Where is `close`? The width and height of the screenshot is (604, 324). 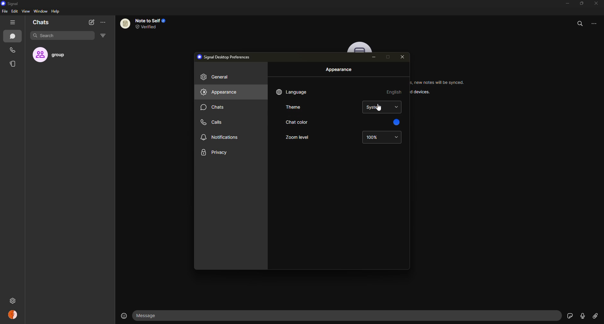
close is located at coordinates (403, 57).